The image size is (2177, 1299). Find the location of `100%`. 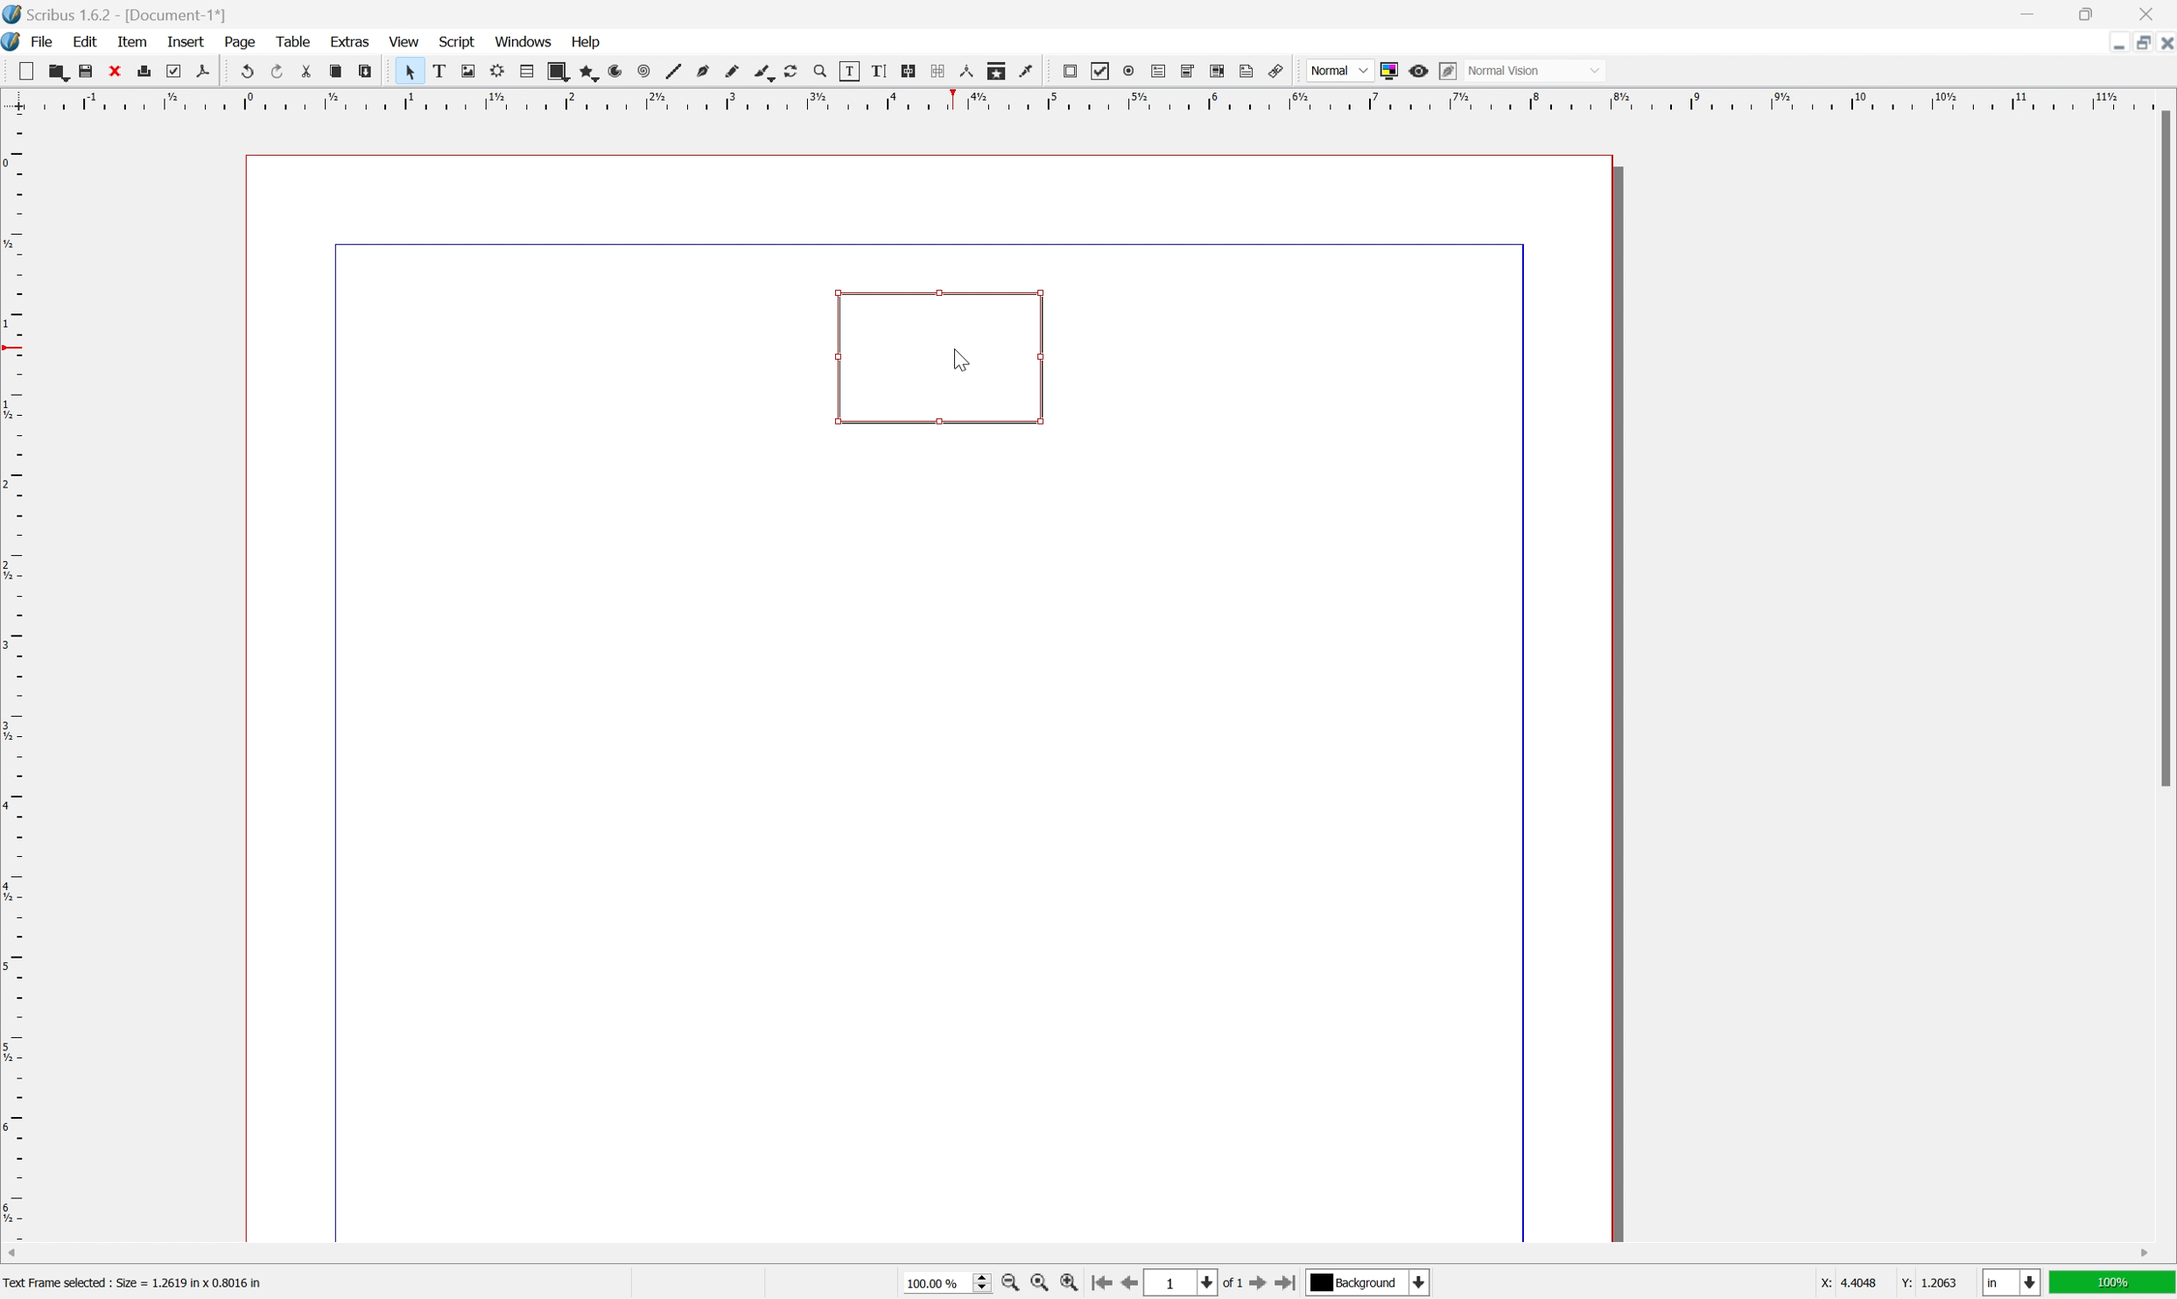

100% is located at coordinates (2113, 1285).